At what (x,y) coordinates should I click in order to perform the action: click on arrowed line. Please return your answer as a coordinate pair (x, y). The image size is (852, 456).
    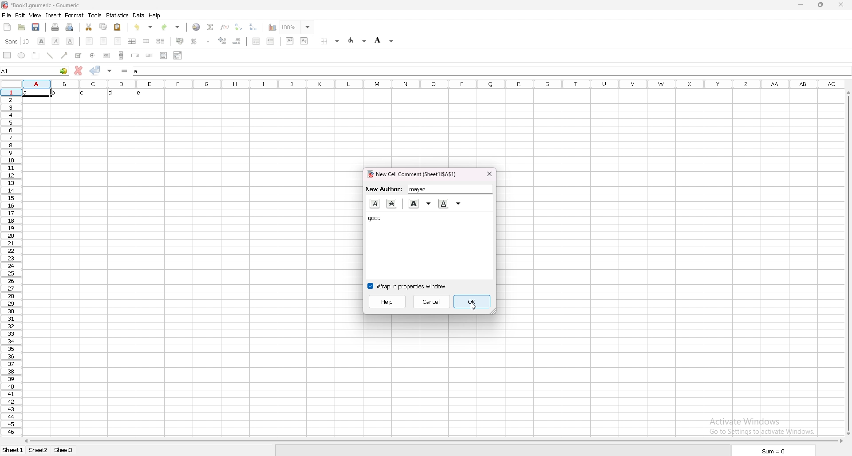
    Looking at the image, I should click on (66, 55).